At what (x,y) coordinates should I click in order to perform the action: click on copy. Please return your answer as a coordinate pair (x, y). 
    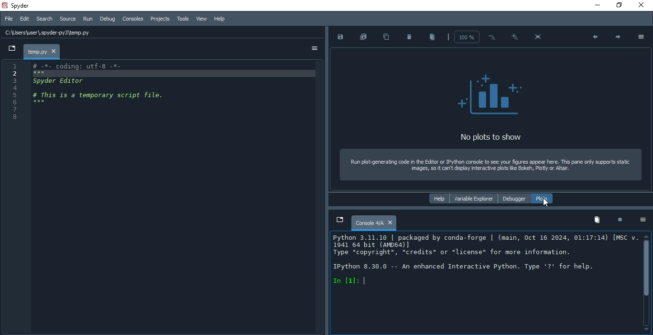
    Looking at the image, I should click on (387, 38).